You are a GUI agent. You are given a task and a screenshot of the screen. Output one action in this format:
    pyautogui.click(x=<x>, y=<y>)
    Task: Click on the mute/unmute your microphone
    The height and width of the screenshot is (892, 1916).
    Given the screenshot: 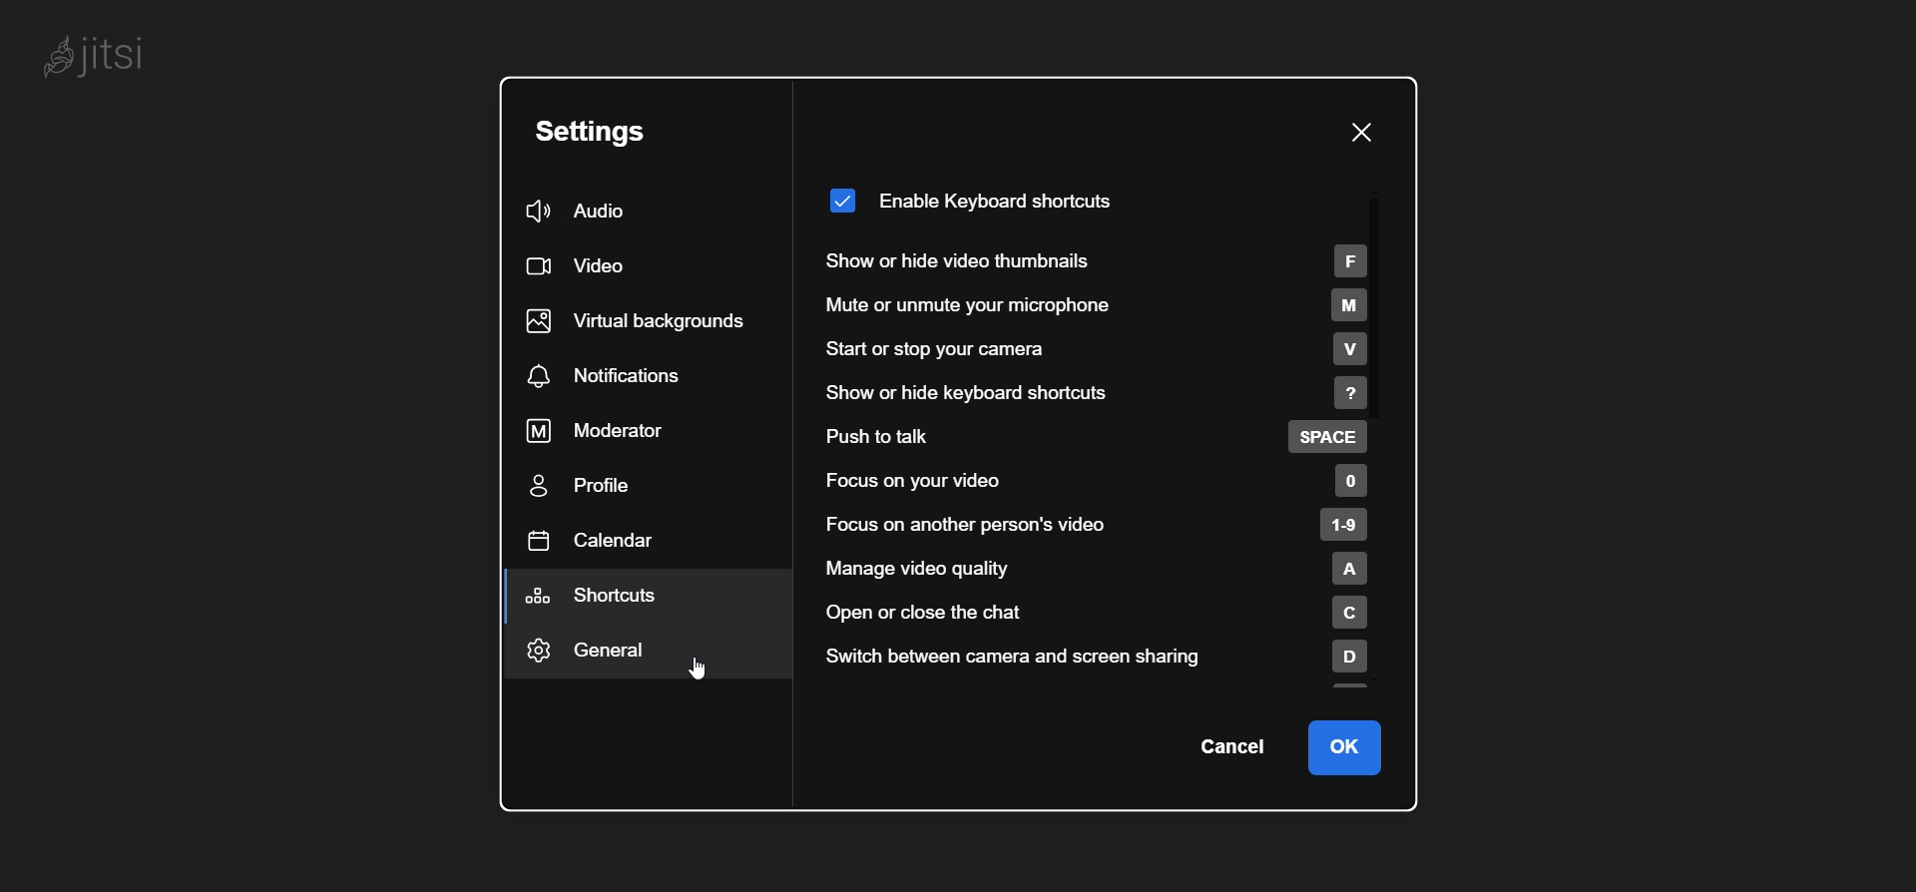 What is the action you would take?
    pyautogui.click(x=1096, y=306)
    